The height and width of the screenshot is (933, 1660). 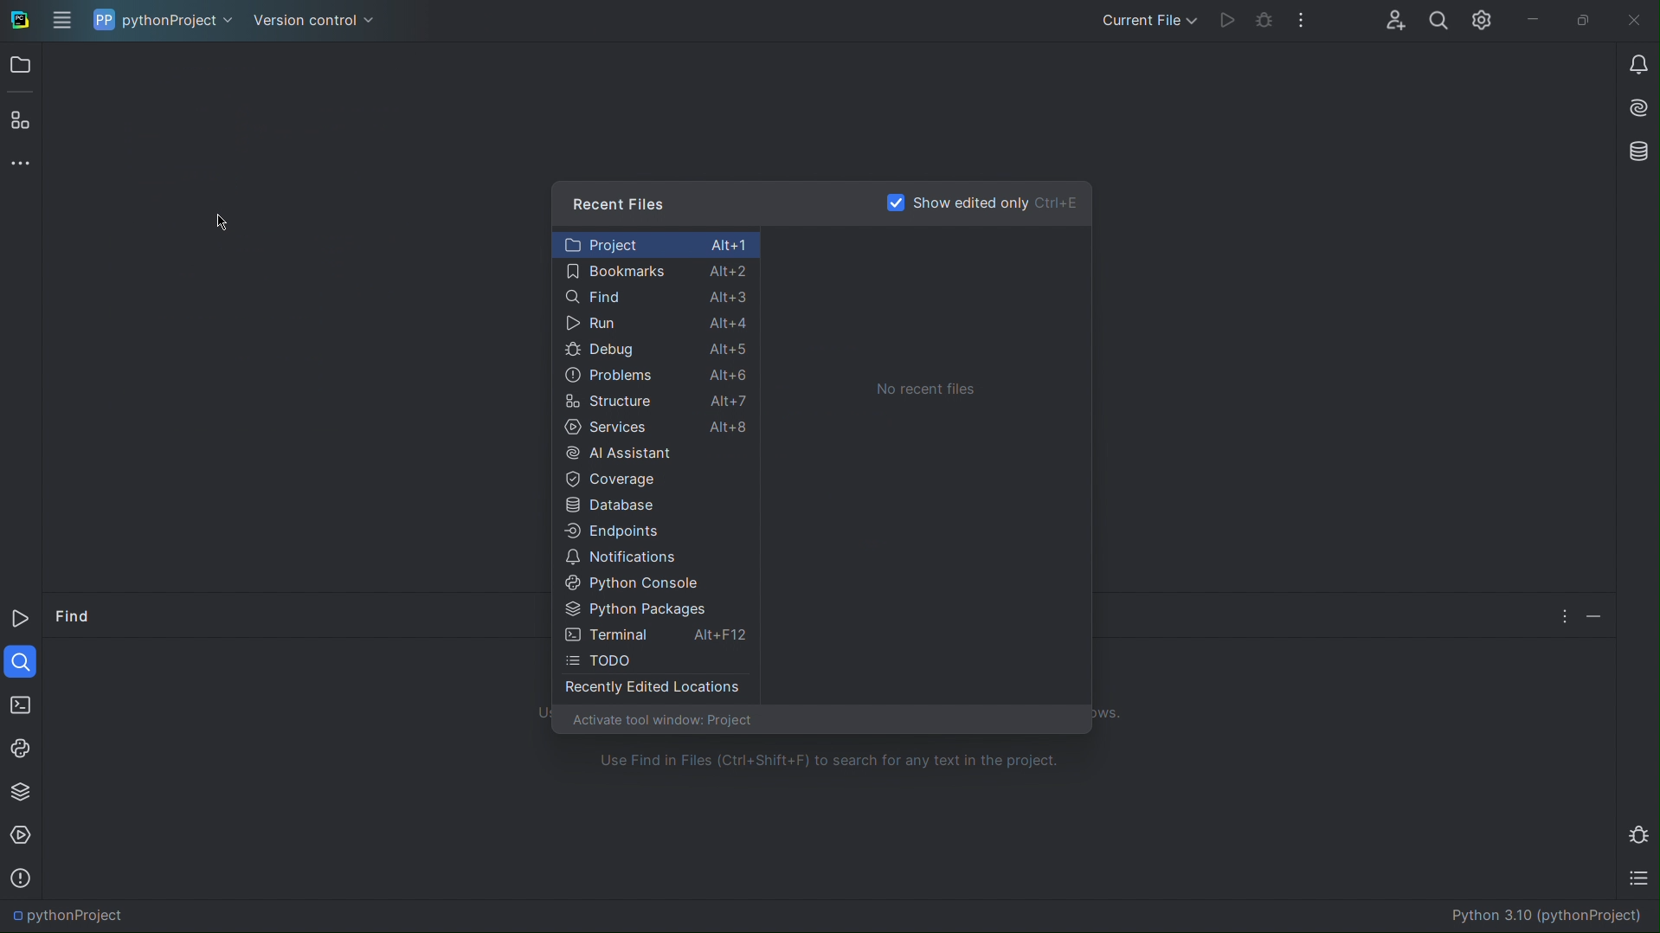 I want to click on Services, so click(x=23, y=836).